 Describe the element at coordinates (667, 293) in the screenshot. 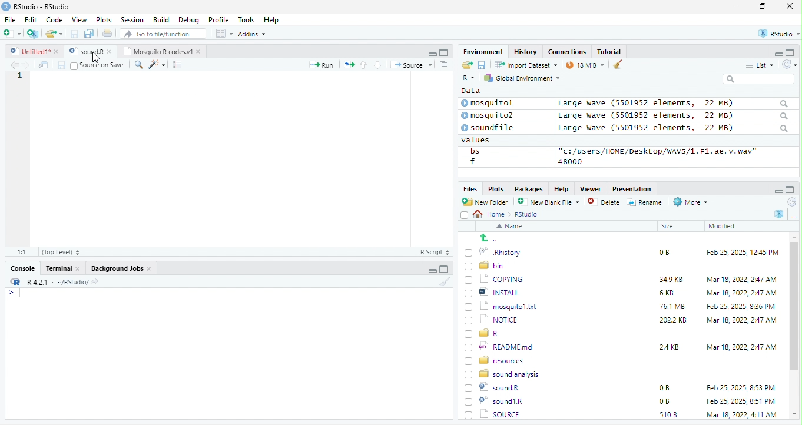

I see `6KB` at that location.